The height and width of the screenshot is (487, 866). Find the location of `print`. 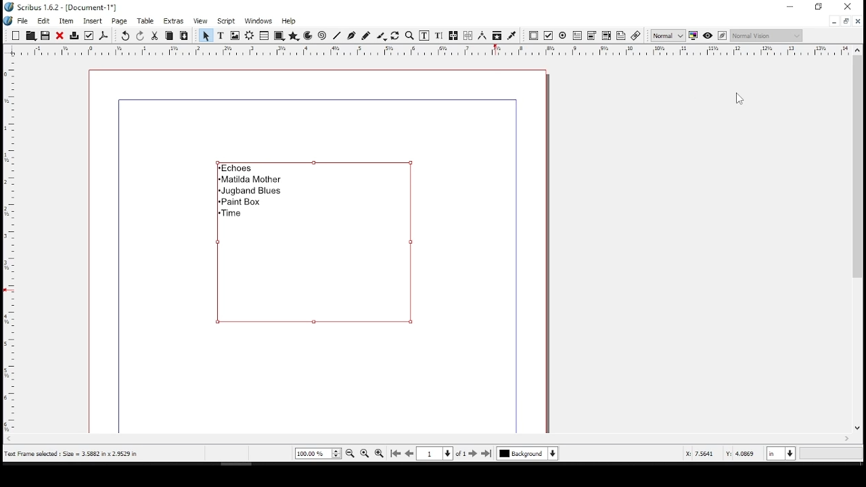

print is located at coordinates (75, 34).